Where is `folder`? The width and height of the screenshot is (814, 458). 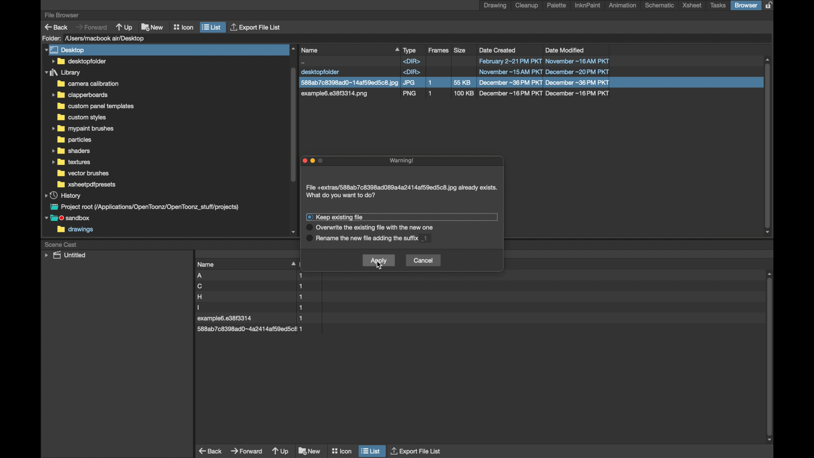
folder is located at coordinates (72, 162).